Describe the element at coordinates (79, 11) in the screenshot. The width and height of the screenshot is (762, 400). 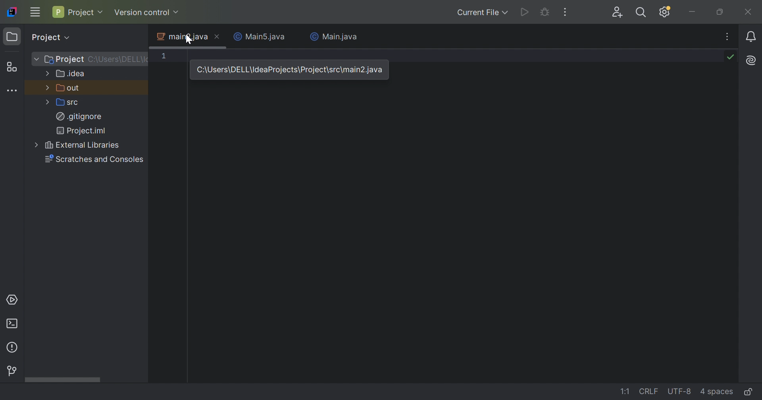
I see `Project` at that location.